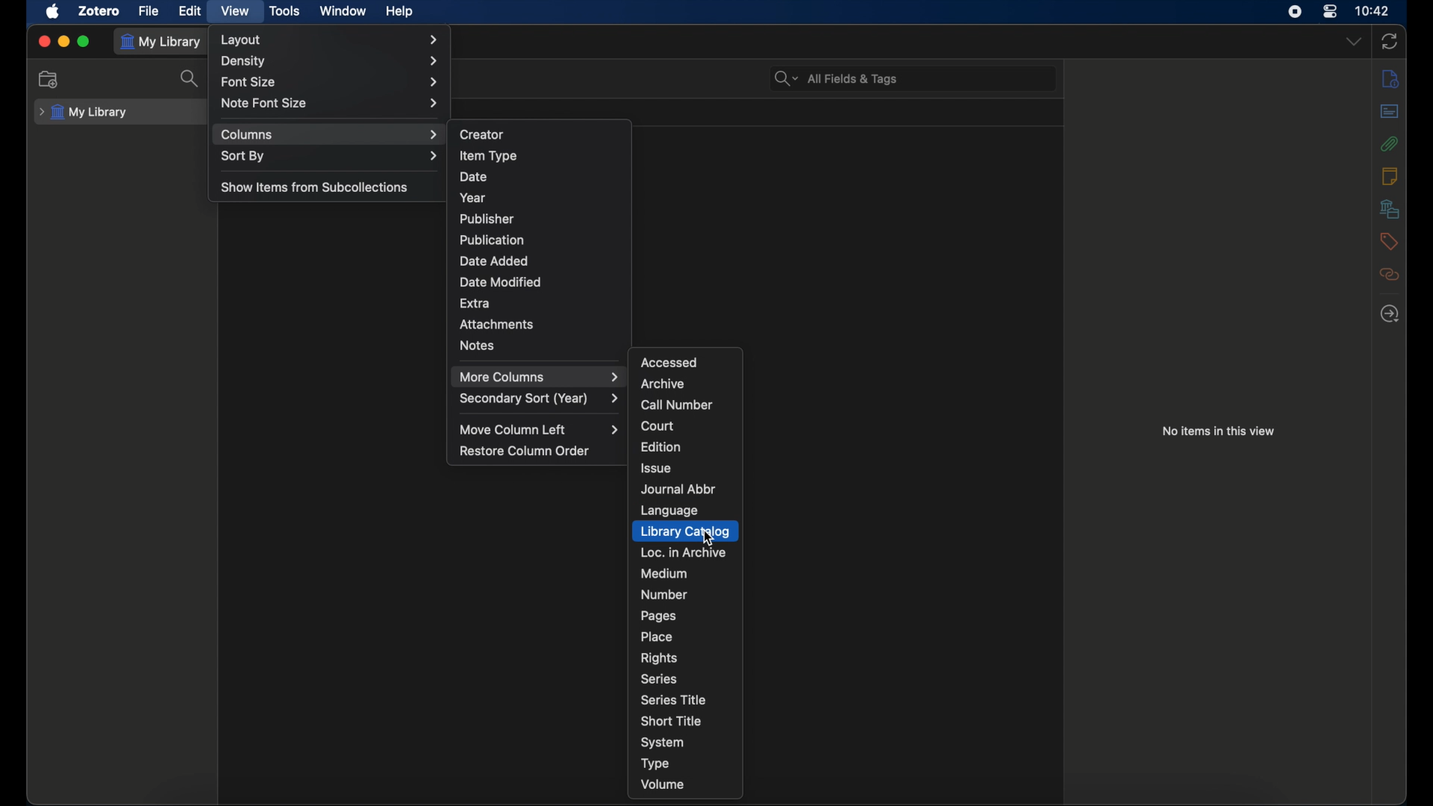  Describe the element at coordinates (663, 743) in the screenshot. I see `system` at that location.